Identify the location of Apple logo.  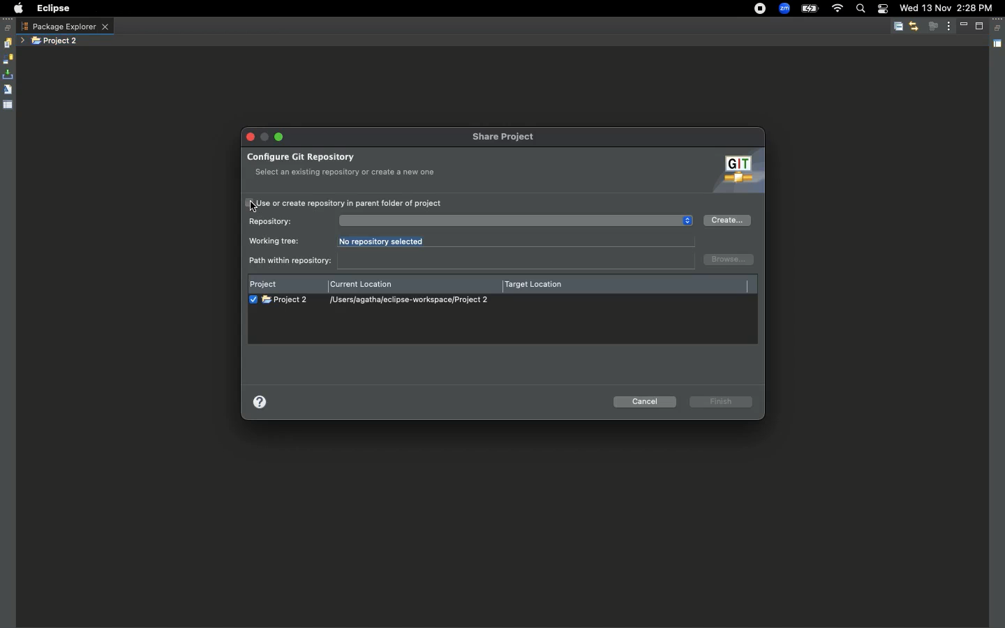
(16, 8).